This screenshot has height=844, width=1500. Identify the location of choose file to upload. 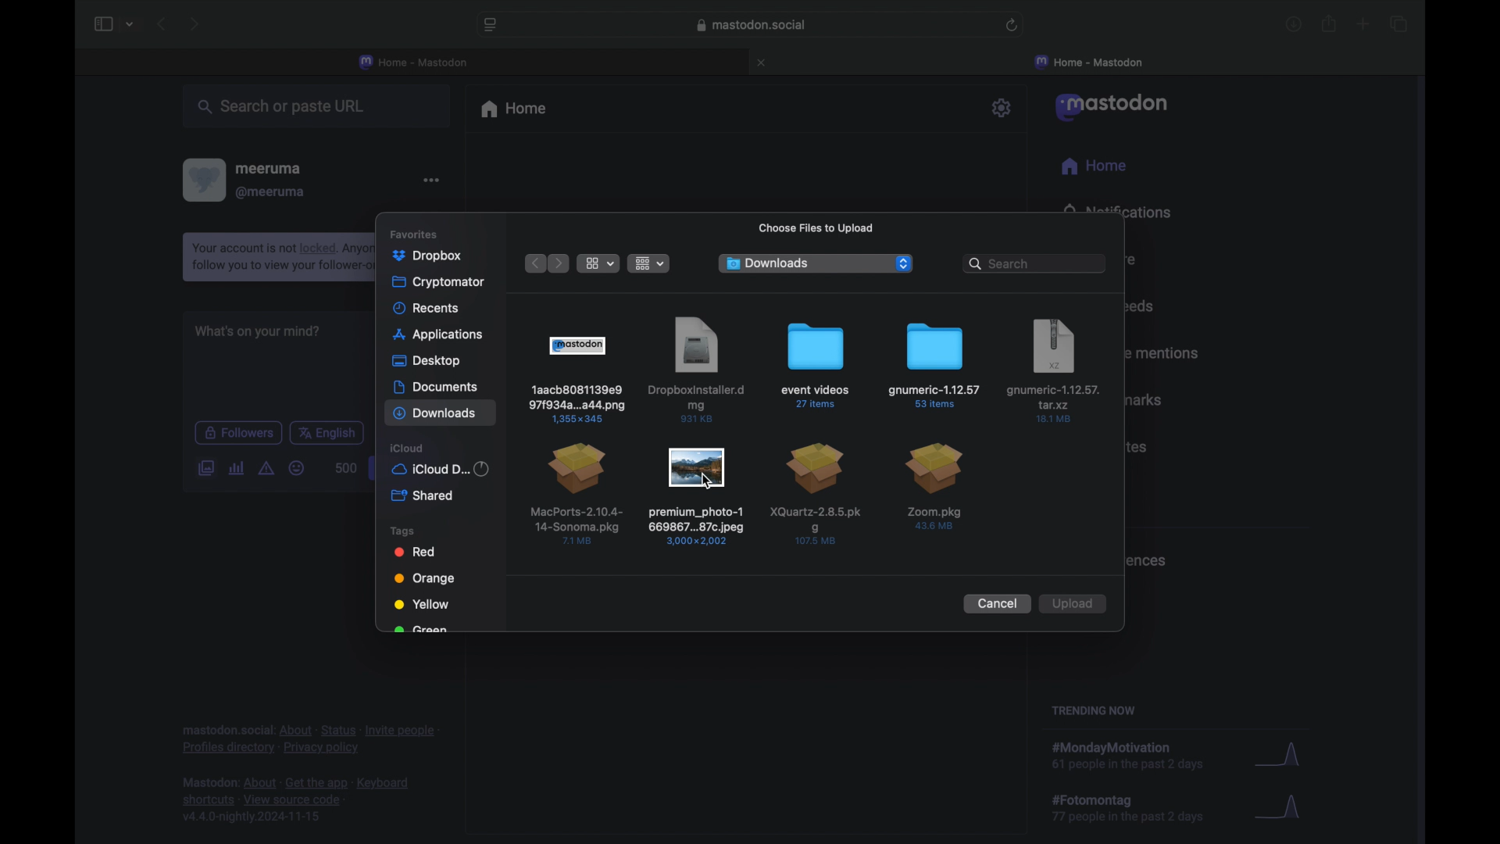
(817, 228).